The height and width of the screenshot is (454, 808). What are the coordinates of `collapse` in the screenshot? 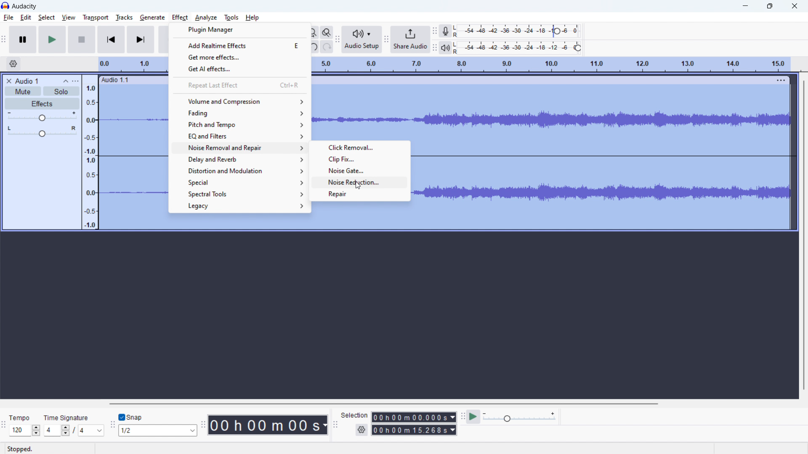 It's located at (65, 81).